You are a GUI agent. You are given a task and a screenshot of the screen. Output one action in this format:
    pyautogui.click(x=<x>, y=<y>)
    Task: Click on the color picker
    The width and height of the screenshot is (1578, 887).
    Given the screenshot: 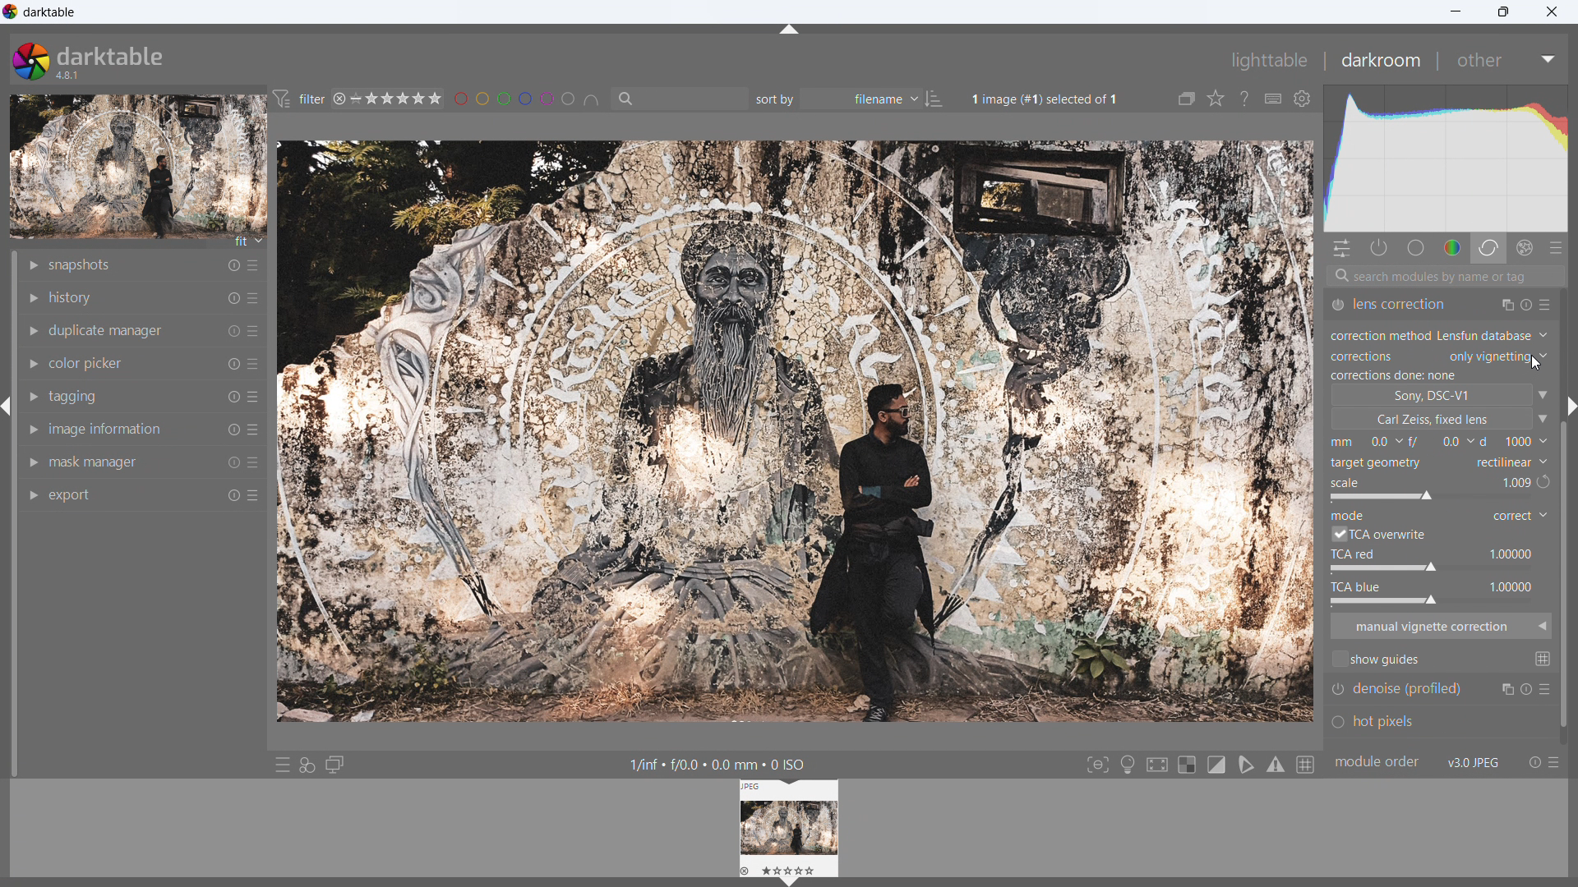 What is the action you would take?
    pyautogui.click(x=87, y=364)
    